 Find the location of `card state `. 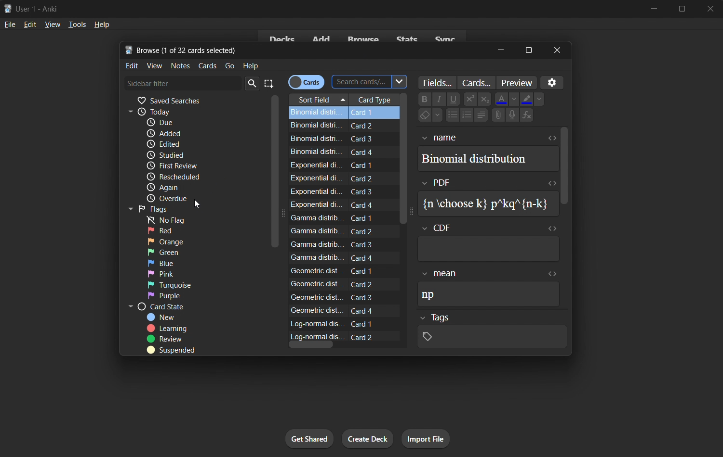

card state  is located at coordinates (190, 306).